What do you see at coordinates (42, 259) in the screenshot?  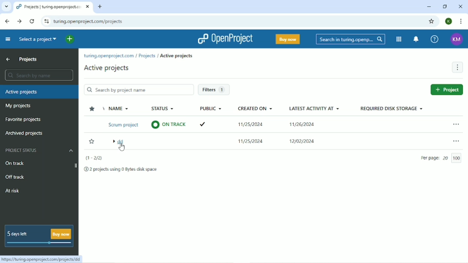 I see `https://turing.openproject.com/projects/dd` at bounding box center [42, 259].